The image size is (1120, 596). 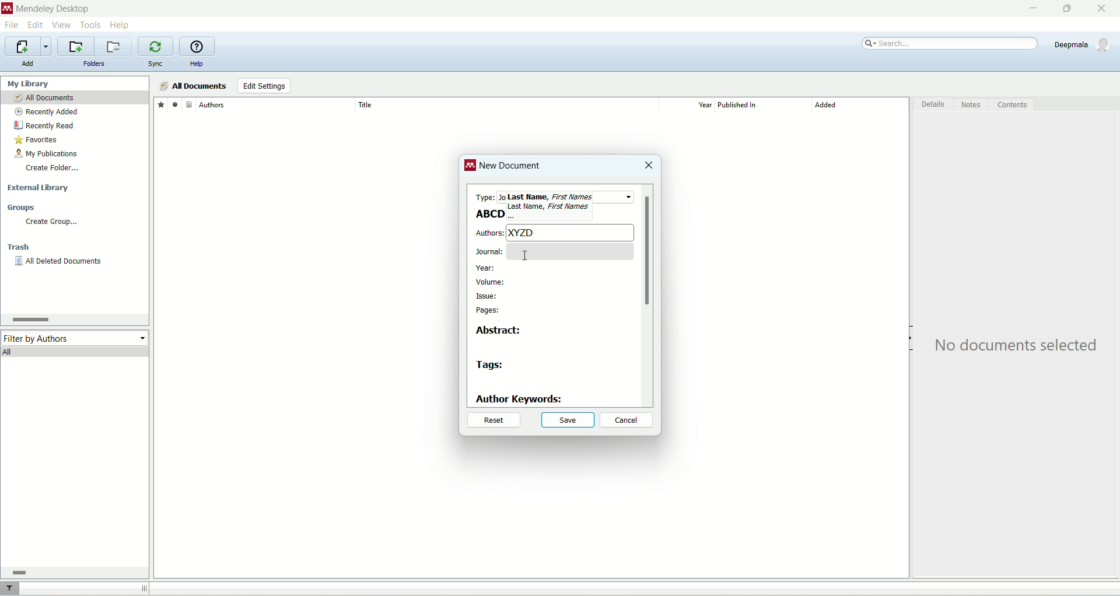 What do you see at coordinates (627, 420) in the screenshot?
I see `cancel` at bounding box center [627, 420].